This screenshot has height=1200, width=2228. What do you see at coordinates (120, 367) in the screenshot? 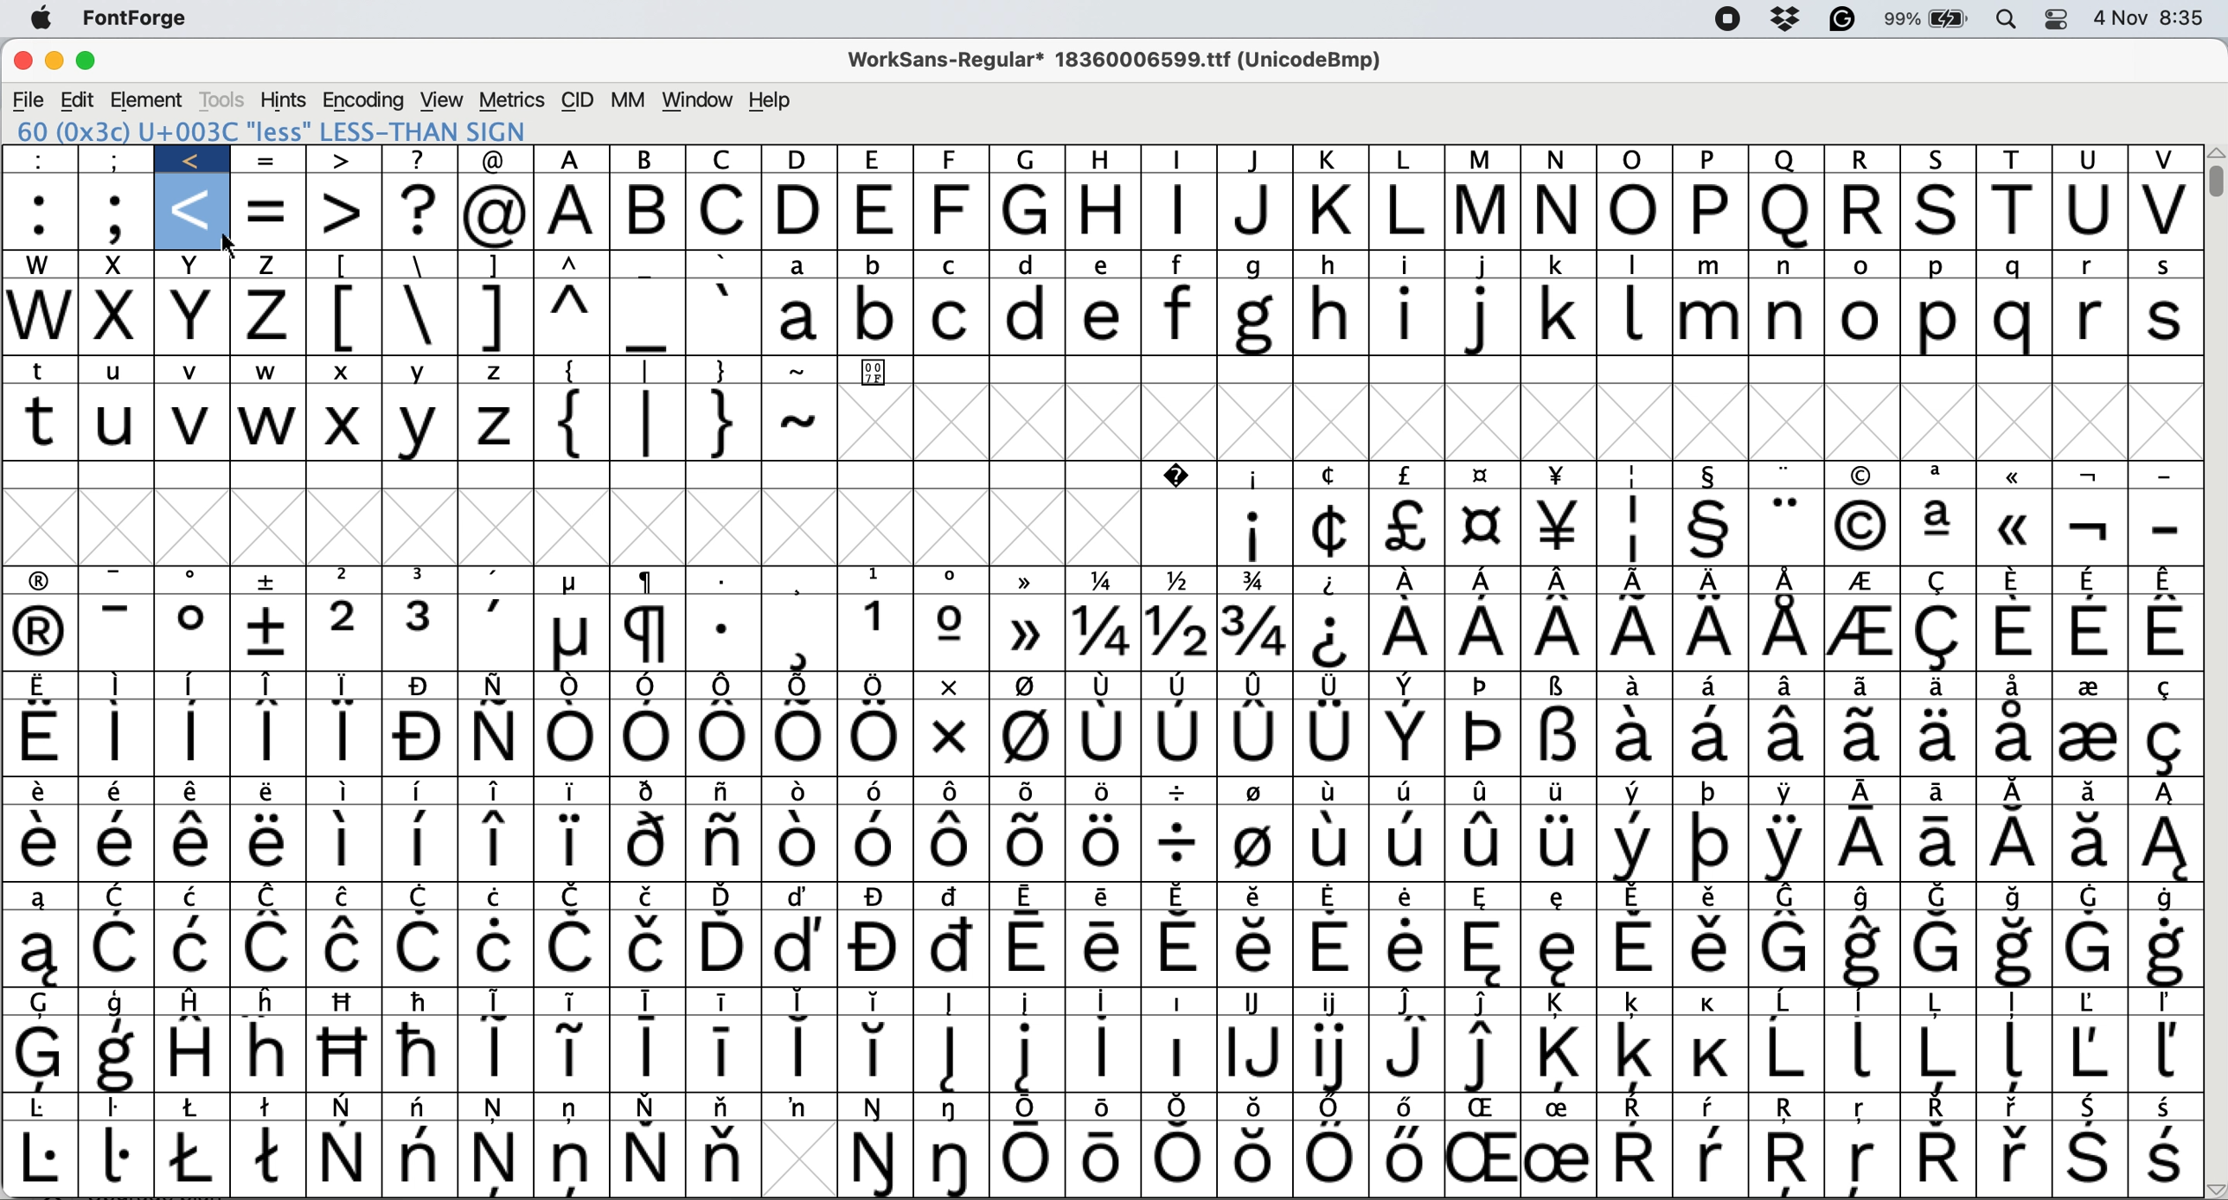
I see `u` at bounding box center [120, 367].